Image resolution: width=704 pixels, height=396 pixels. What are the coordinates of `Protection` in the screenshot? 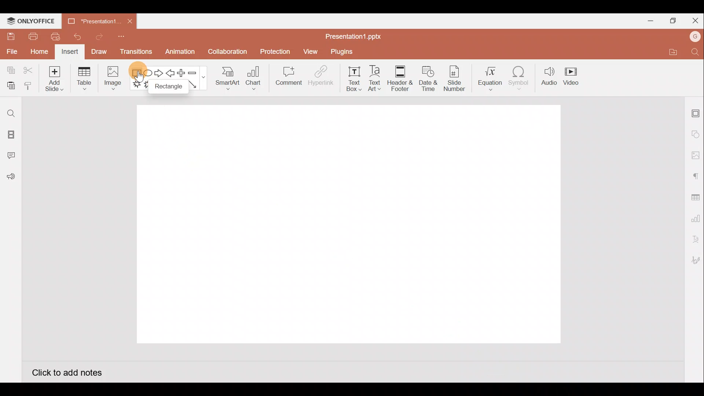 It's located at (273, 52).